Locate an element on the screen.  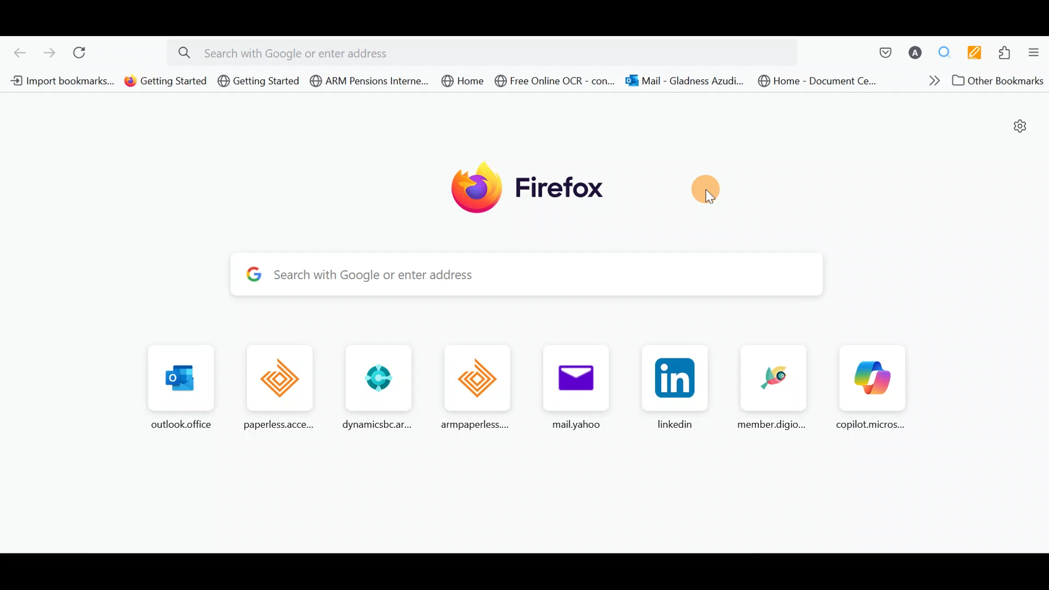
Other bookmarks is located at coordinates (996, 80).